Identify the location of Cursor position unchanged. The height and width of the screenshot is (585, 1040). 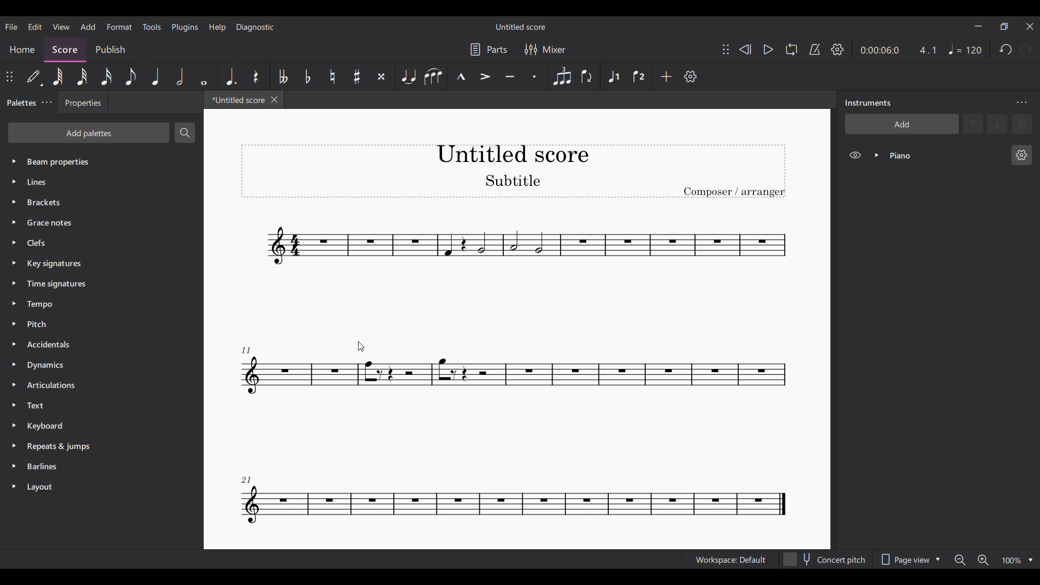
(362, 344).